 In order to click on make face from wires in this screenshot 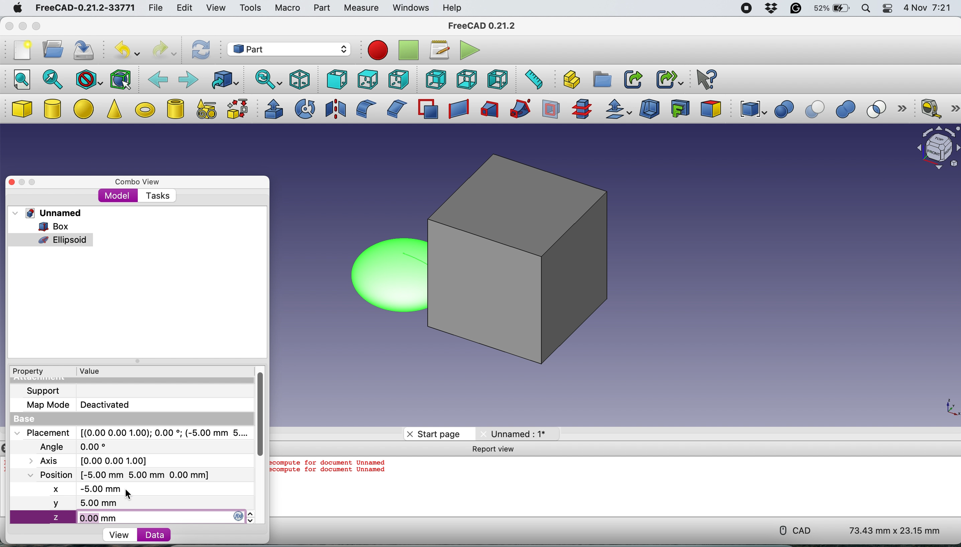, I will do `click(428, 109)`.